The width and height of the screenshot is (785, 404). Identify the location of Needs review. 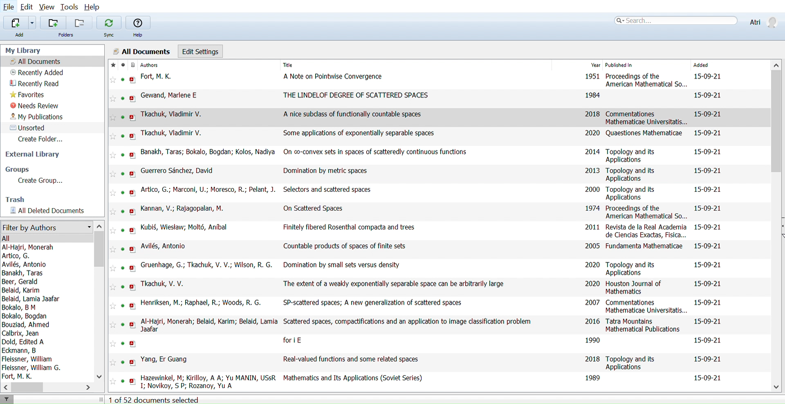
(35, 106).